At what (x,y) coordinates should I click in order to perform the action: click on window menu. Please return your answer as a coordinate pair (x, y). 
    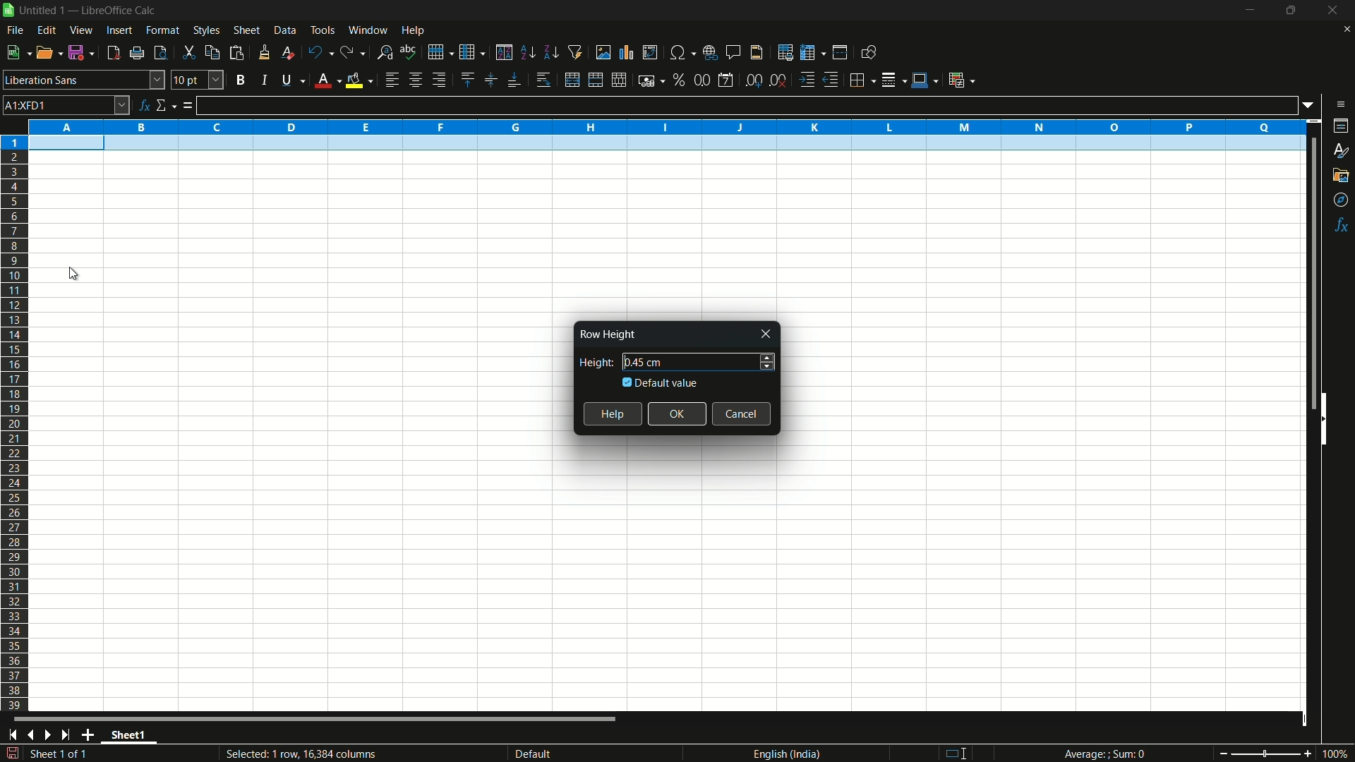
    Looking at the image, I should click on (368, 30).